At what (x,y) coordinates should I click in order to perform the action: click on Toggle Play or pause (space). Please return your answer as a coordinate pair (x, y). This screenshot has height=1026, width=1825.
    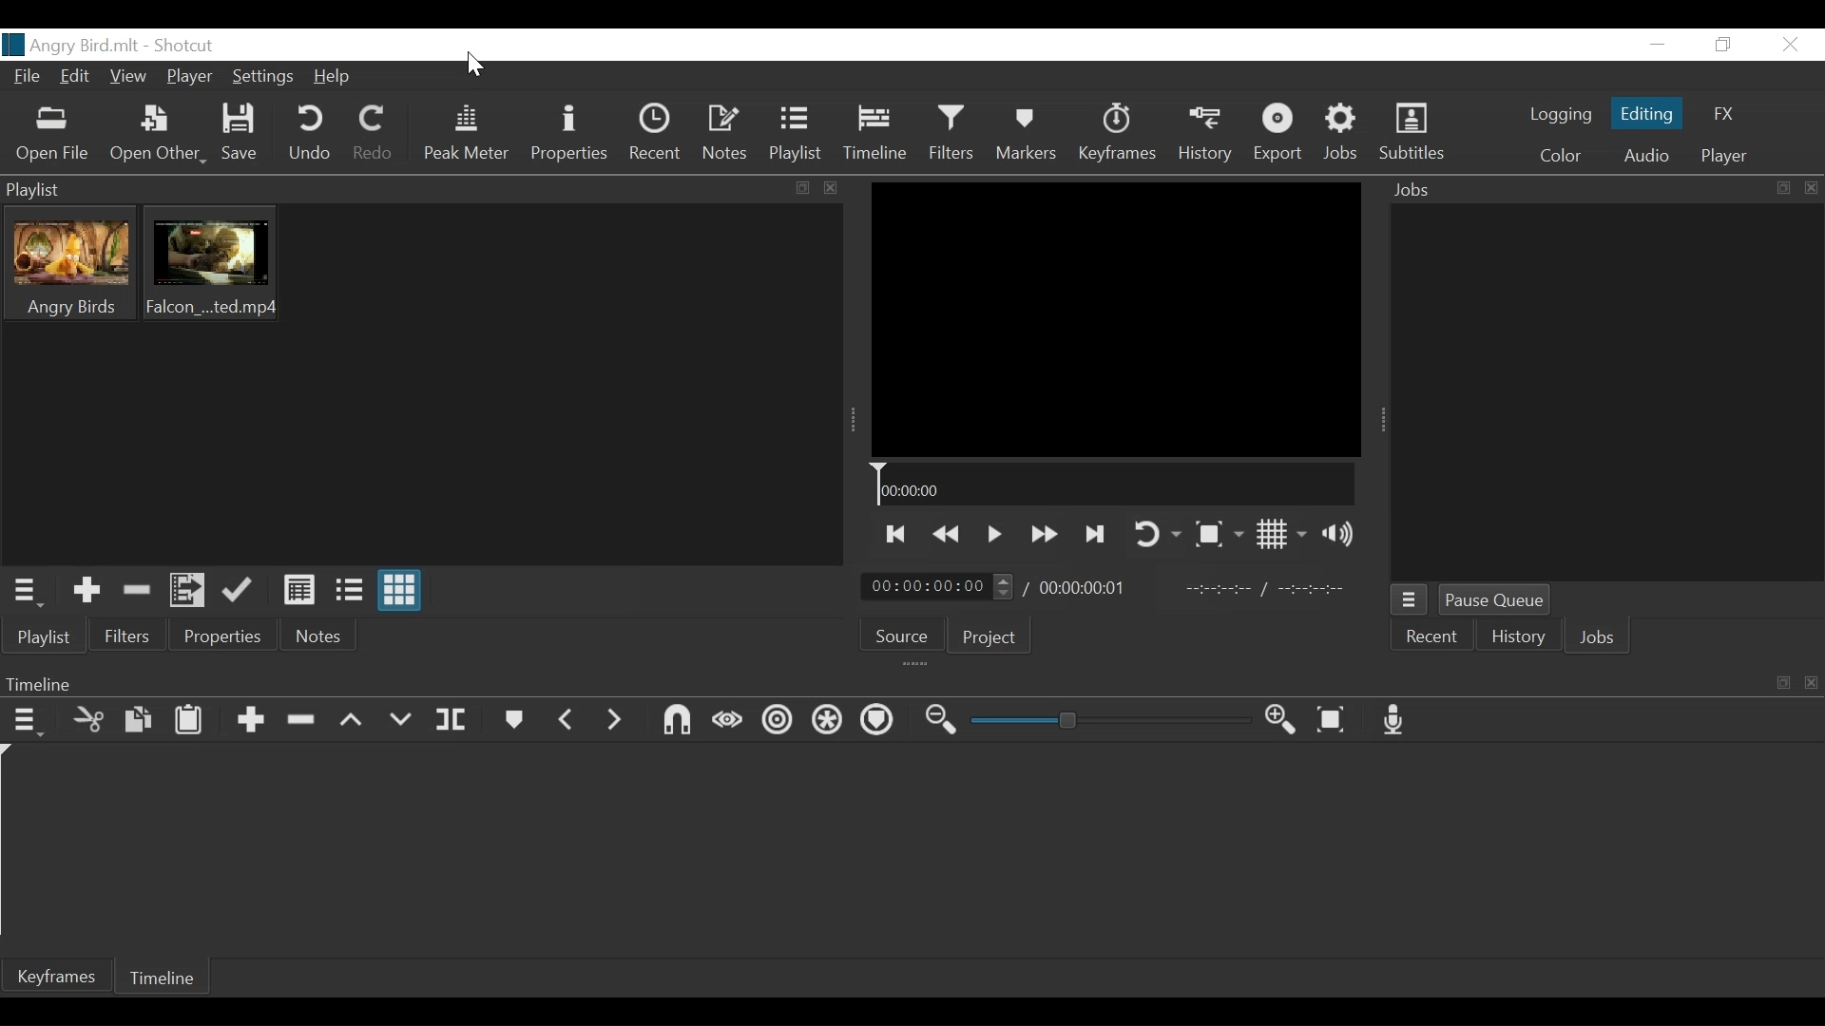
    Looking at the image, I should click on (993, 534).